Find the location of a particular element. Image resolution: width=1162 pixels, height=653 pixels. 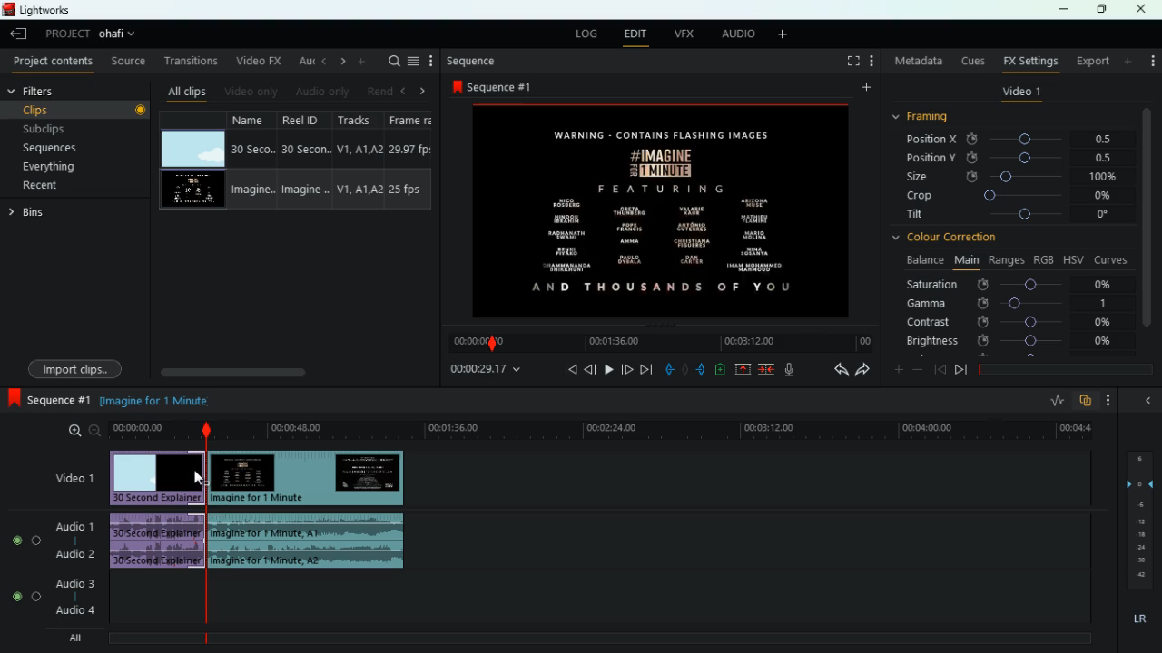

maximize is located at coordinates (1103, 9).